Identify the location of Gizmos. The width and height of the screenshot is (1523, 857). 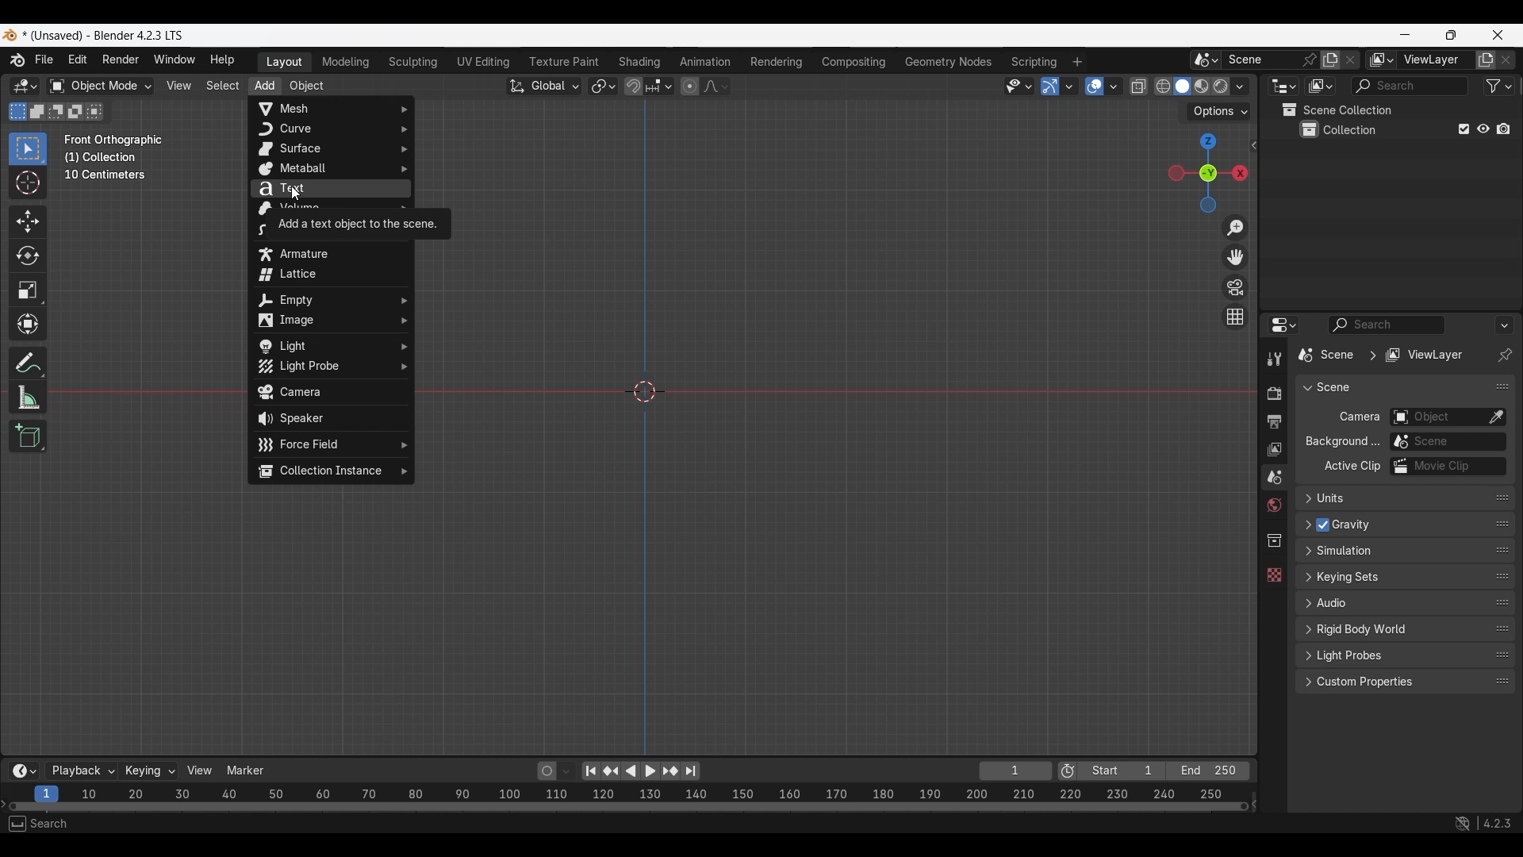
(1069, 86).